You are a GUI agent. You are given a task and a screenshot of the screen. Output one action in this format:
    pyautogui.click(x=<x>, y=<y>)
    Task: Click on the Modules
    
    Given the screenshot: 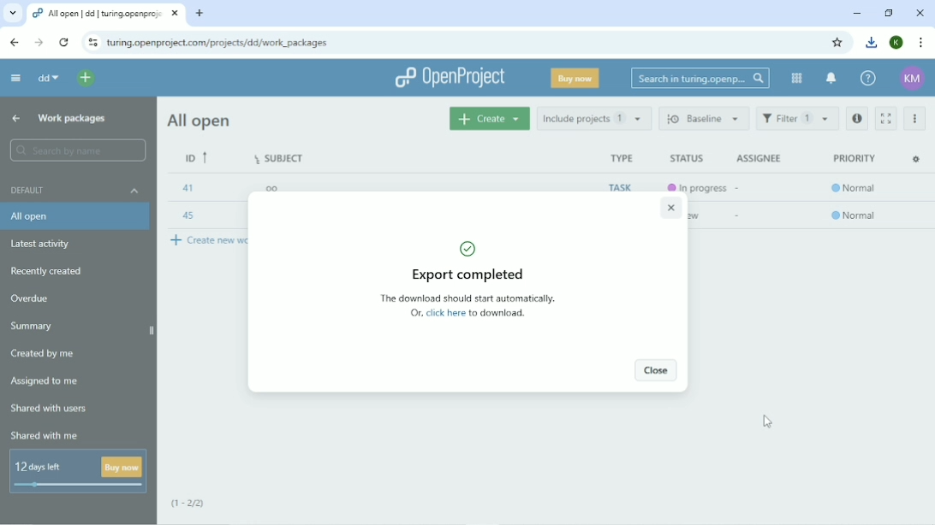 What is the action you would take?
    pyautogui.click(x=795, y=78)
    